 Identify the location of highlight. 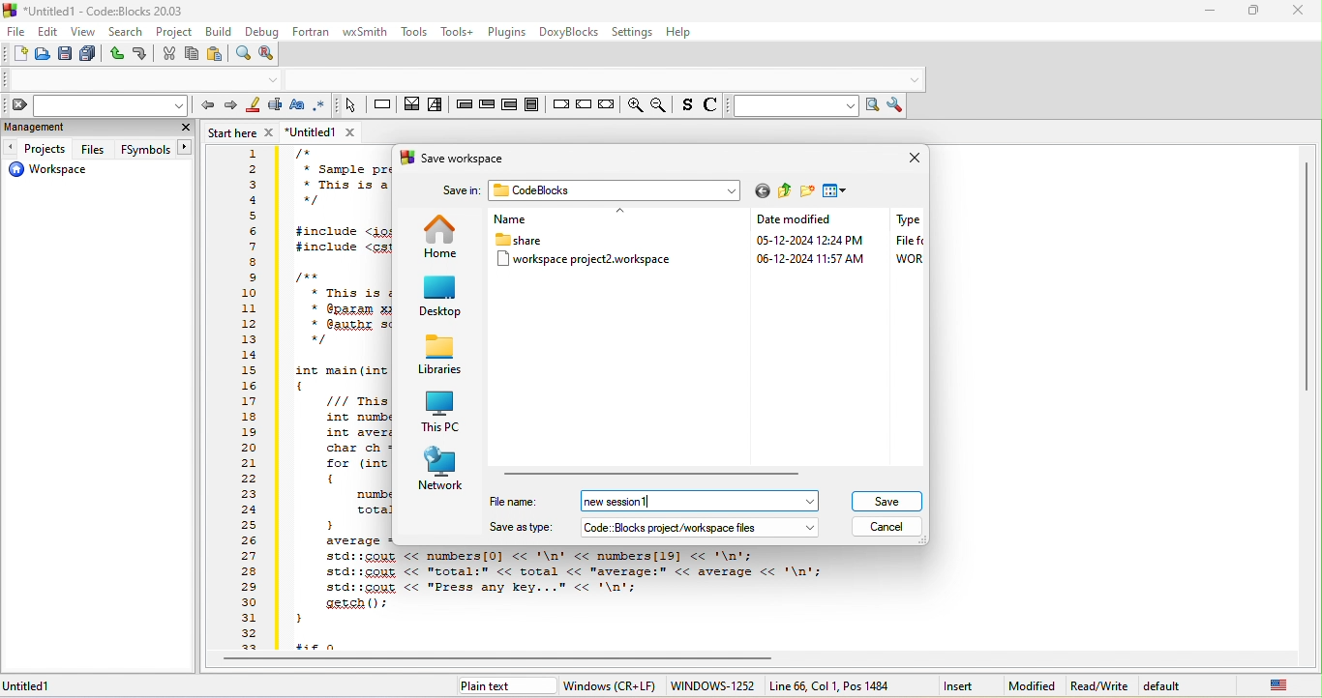
(253, 107).